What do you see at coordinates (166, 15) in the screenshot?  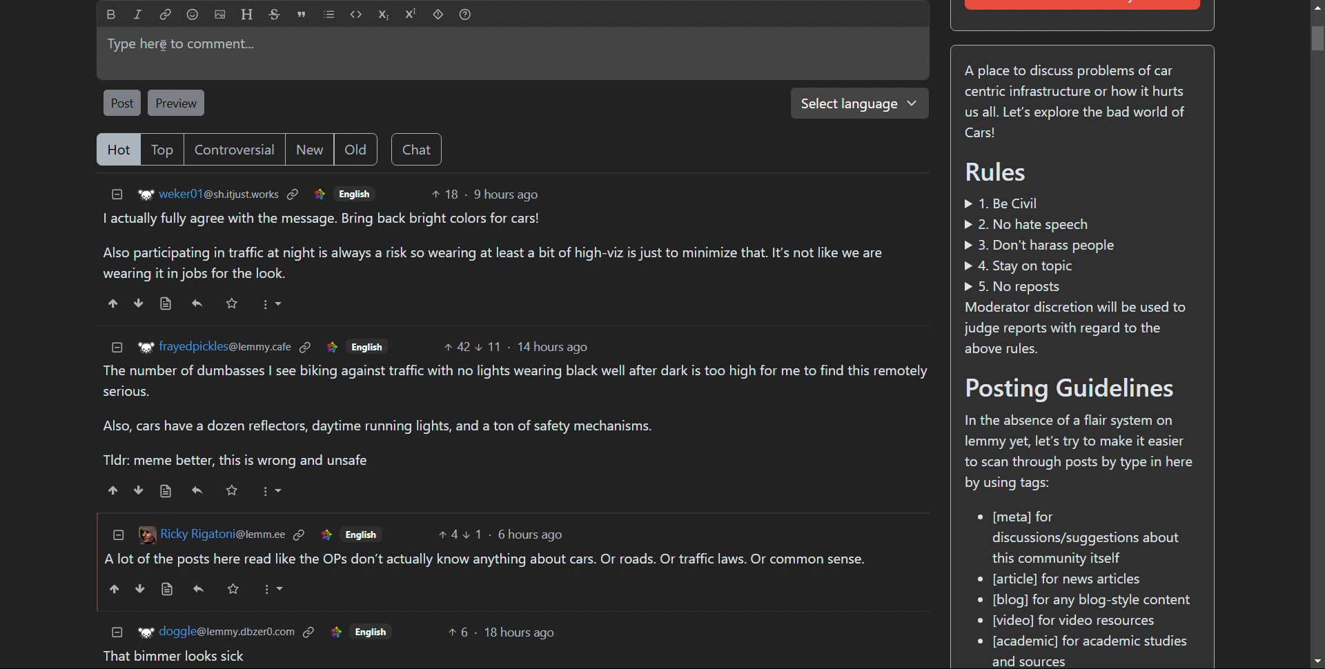 I see `link` at bounding box center [166, 15].